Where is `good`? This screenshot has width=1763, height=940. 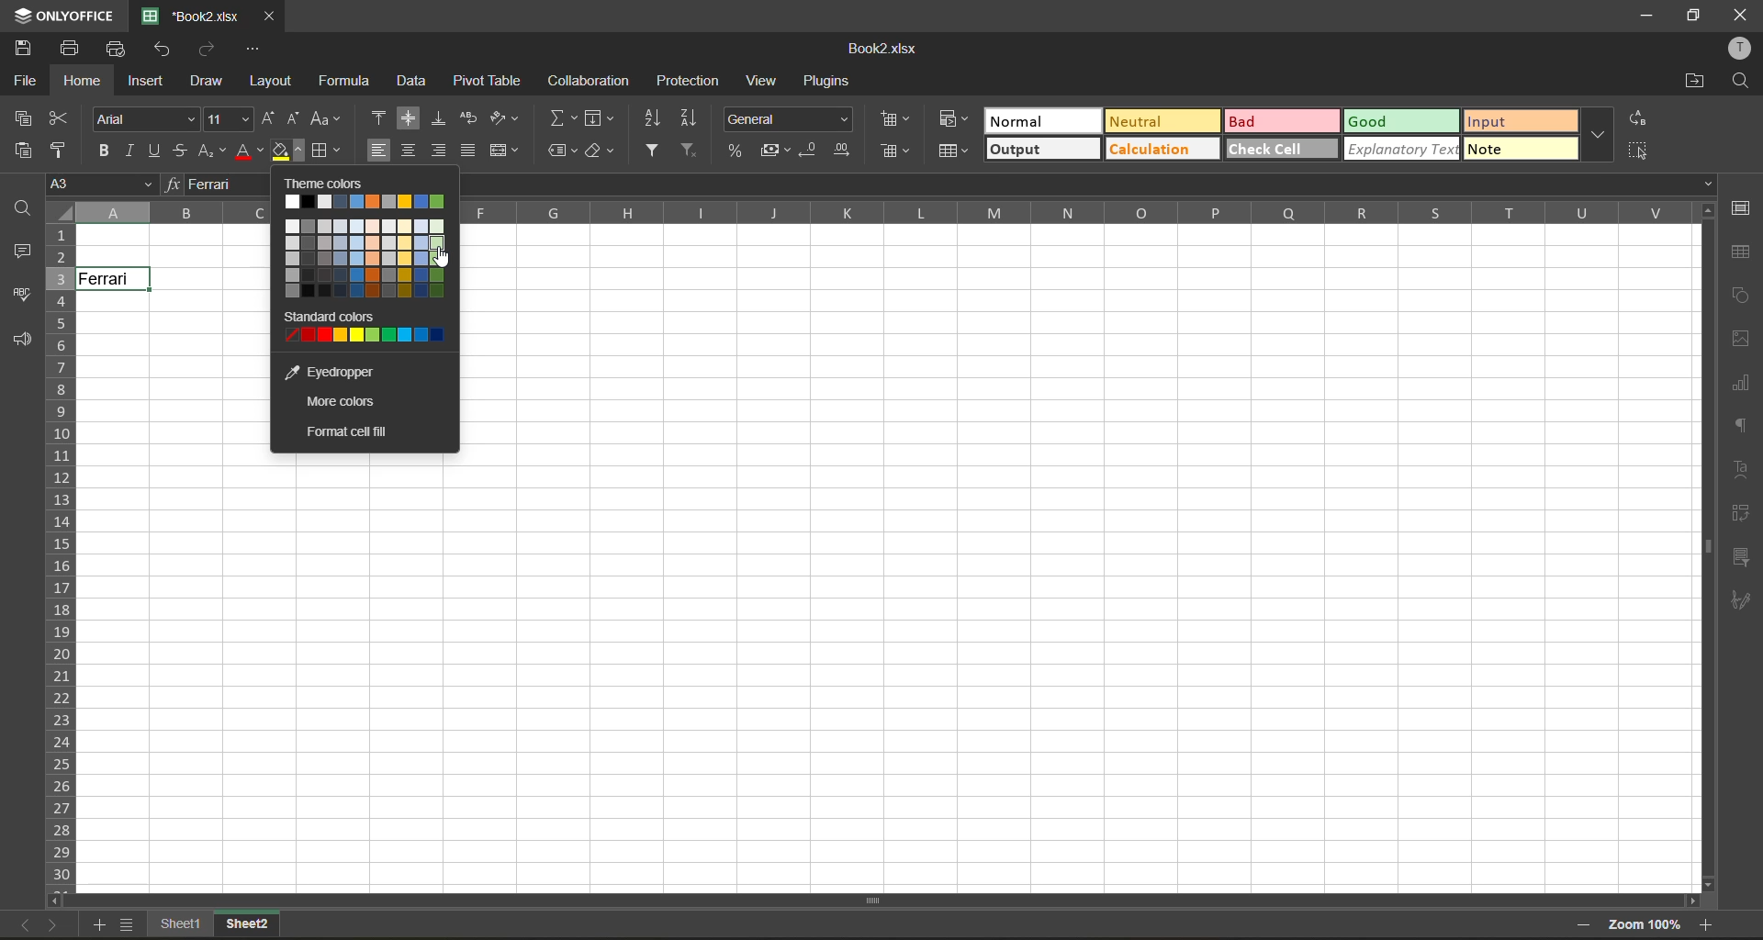
good is located at coordinates (1401, 119).